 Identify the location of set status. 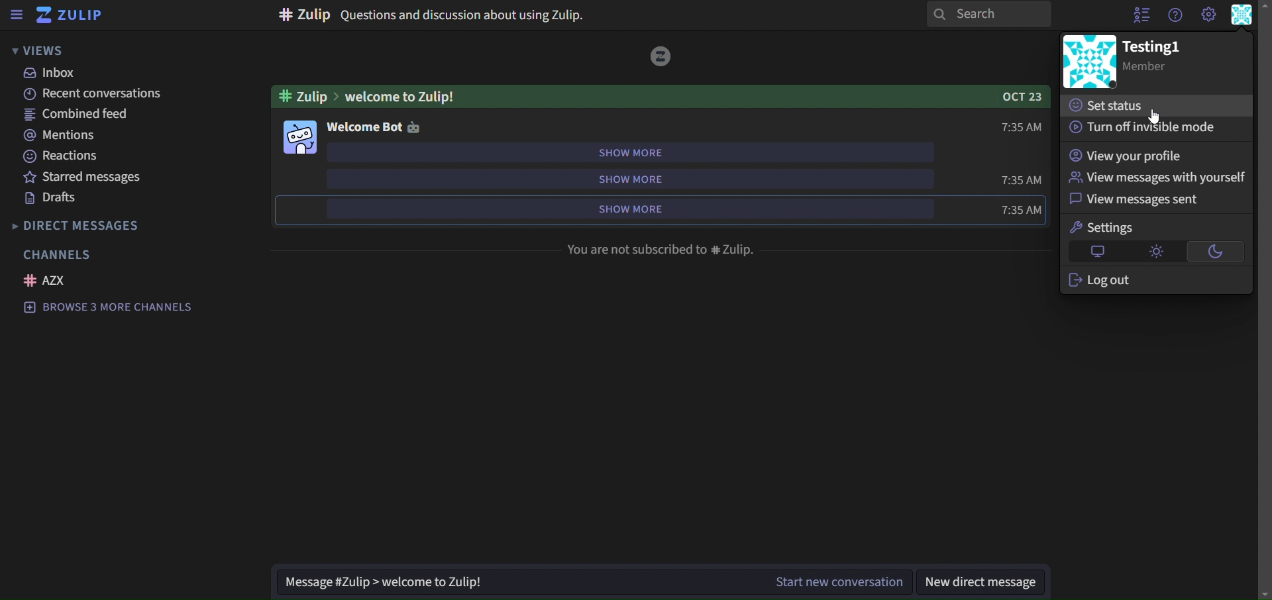
(1110, 103).